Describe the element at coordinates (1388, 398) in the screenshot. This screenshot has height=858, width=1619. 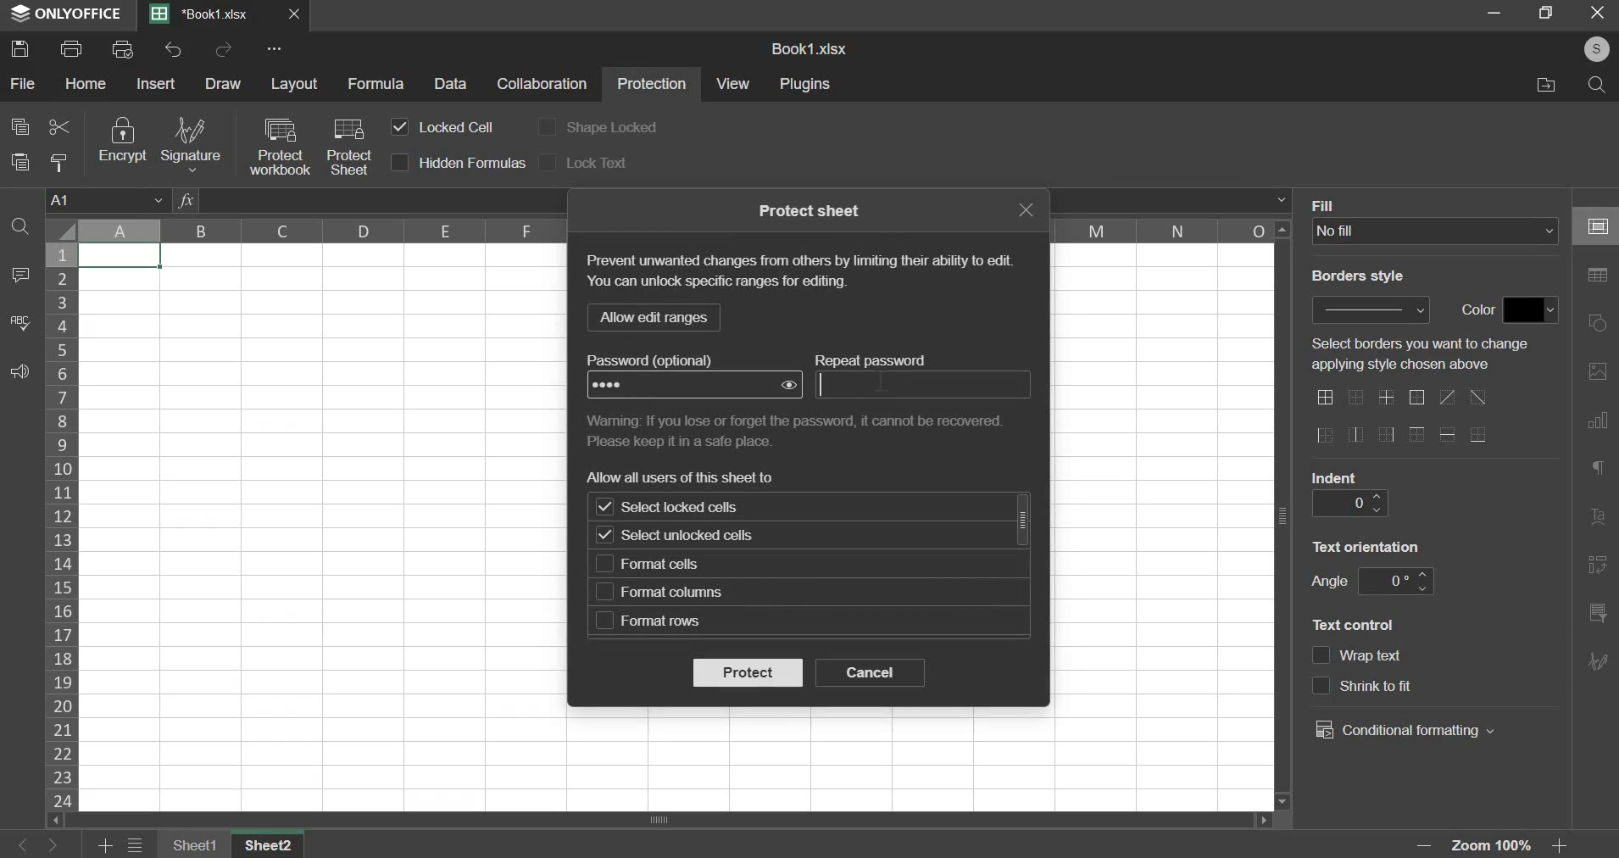
I see `border options` at that location.